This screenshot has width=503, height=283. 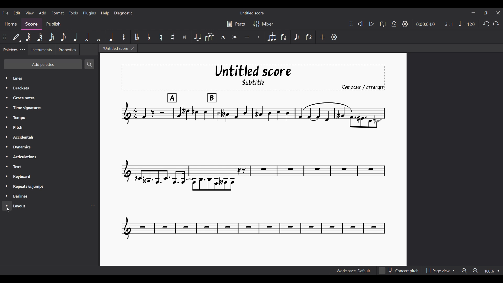 What do you see at coordinates (235, 37) in the screenshot?
I see `Accent` at bounding box center [235, 37].